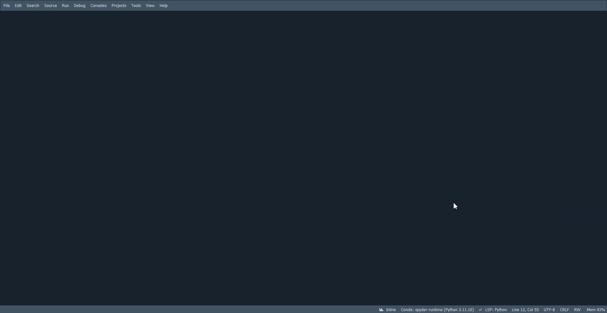 Image resolution: width=607 pixels, height=313 pixels. I want to click on Tools, so click(136, 5).